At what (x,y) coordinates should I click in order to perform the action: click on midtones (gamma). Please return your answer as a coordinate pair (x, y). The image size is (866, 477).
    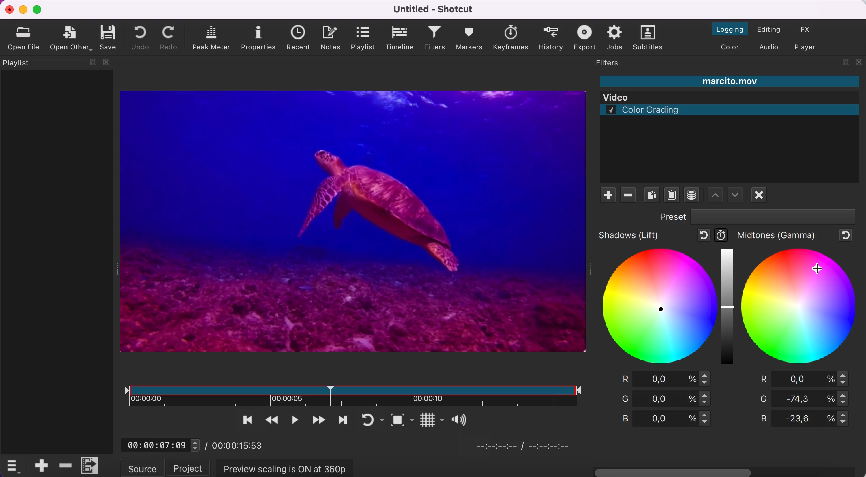
    Looking at the image, I should click on (777, 235).